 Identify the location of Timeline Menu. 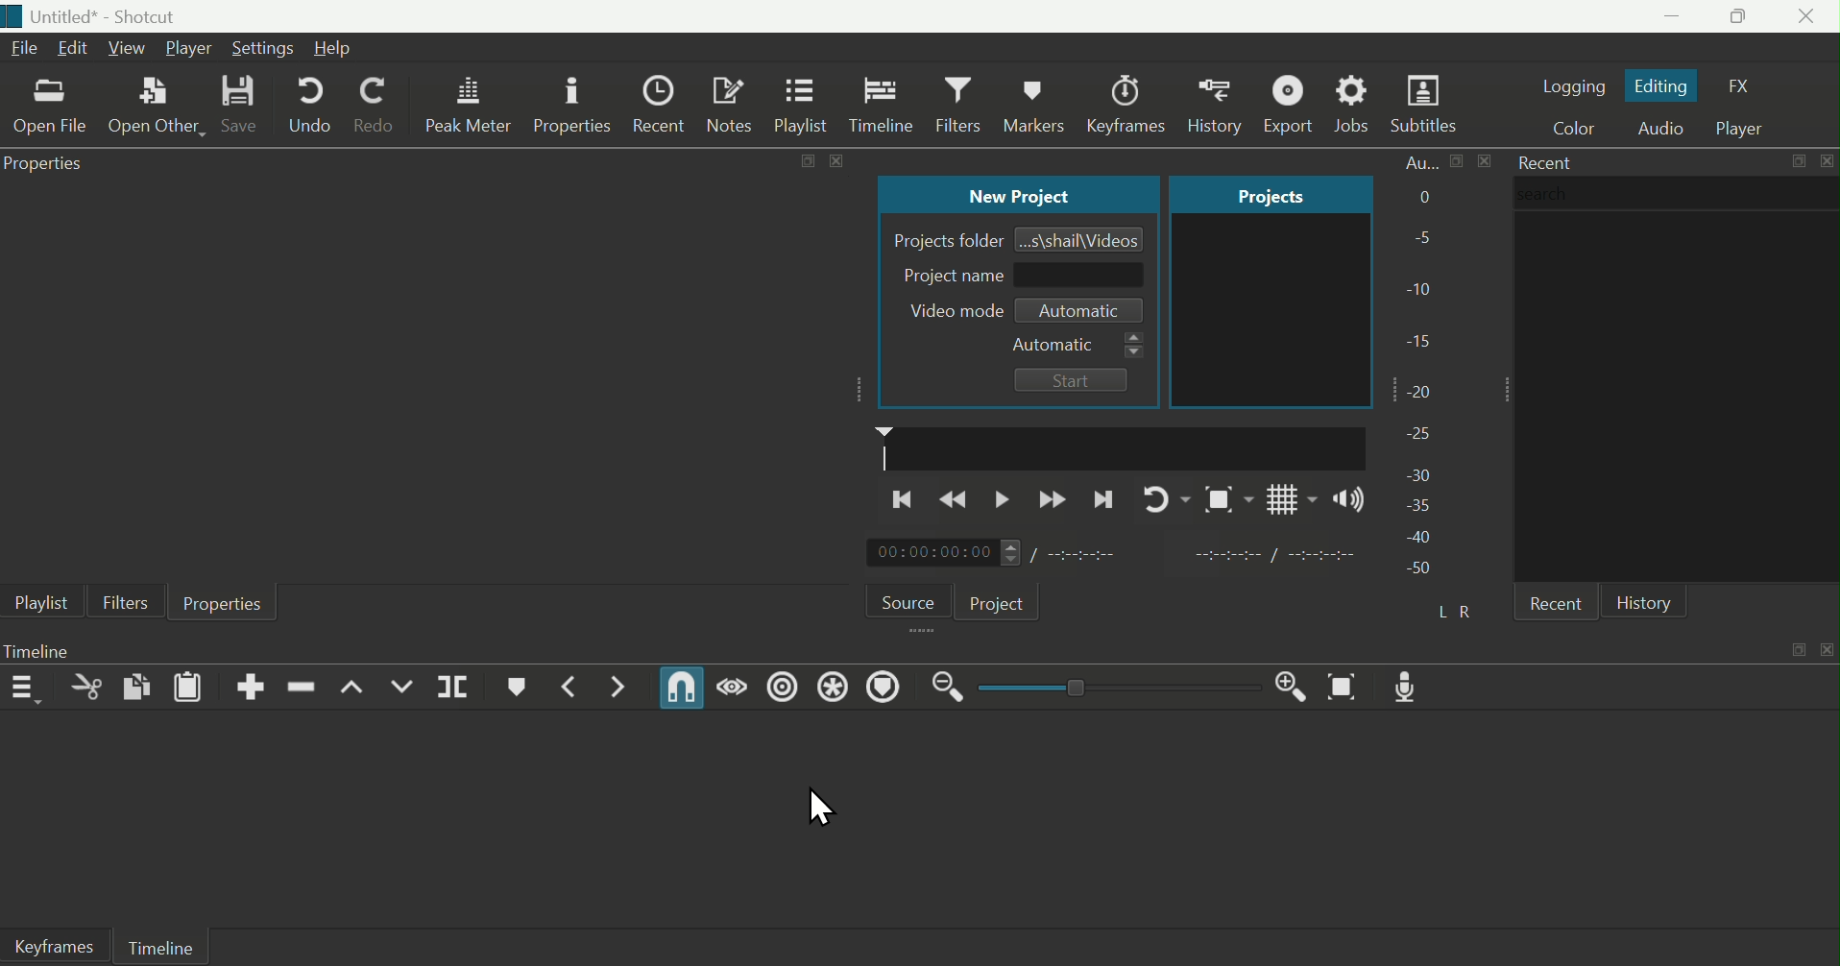
(27, 688).